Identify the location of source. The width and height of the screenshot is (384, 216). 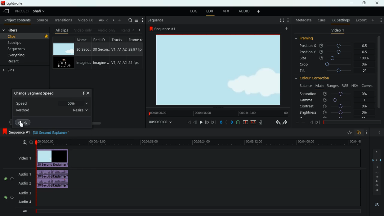
(42, 20).